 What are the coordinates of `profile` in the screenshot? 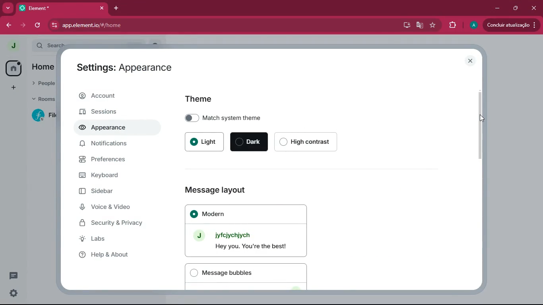 It's located at (14, 46).